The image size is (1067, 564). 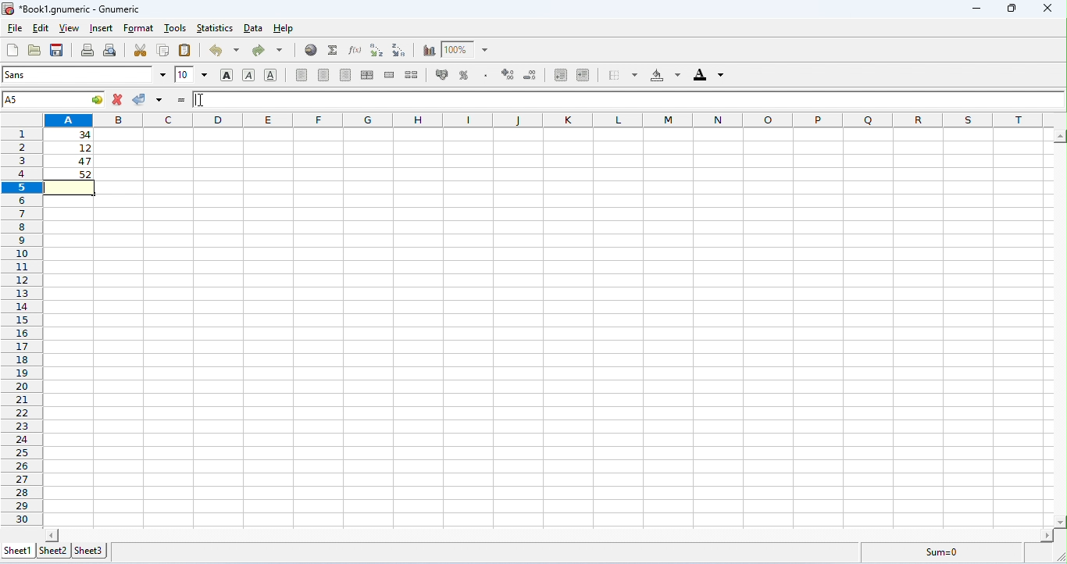 I want to click on italics, so click(x=248, y=75).